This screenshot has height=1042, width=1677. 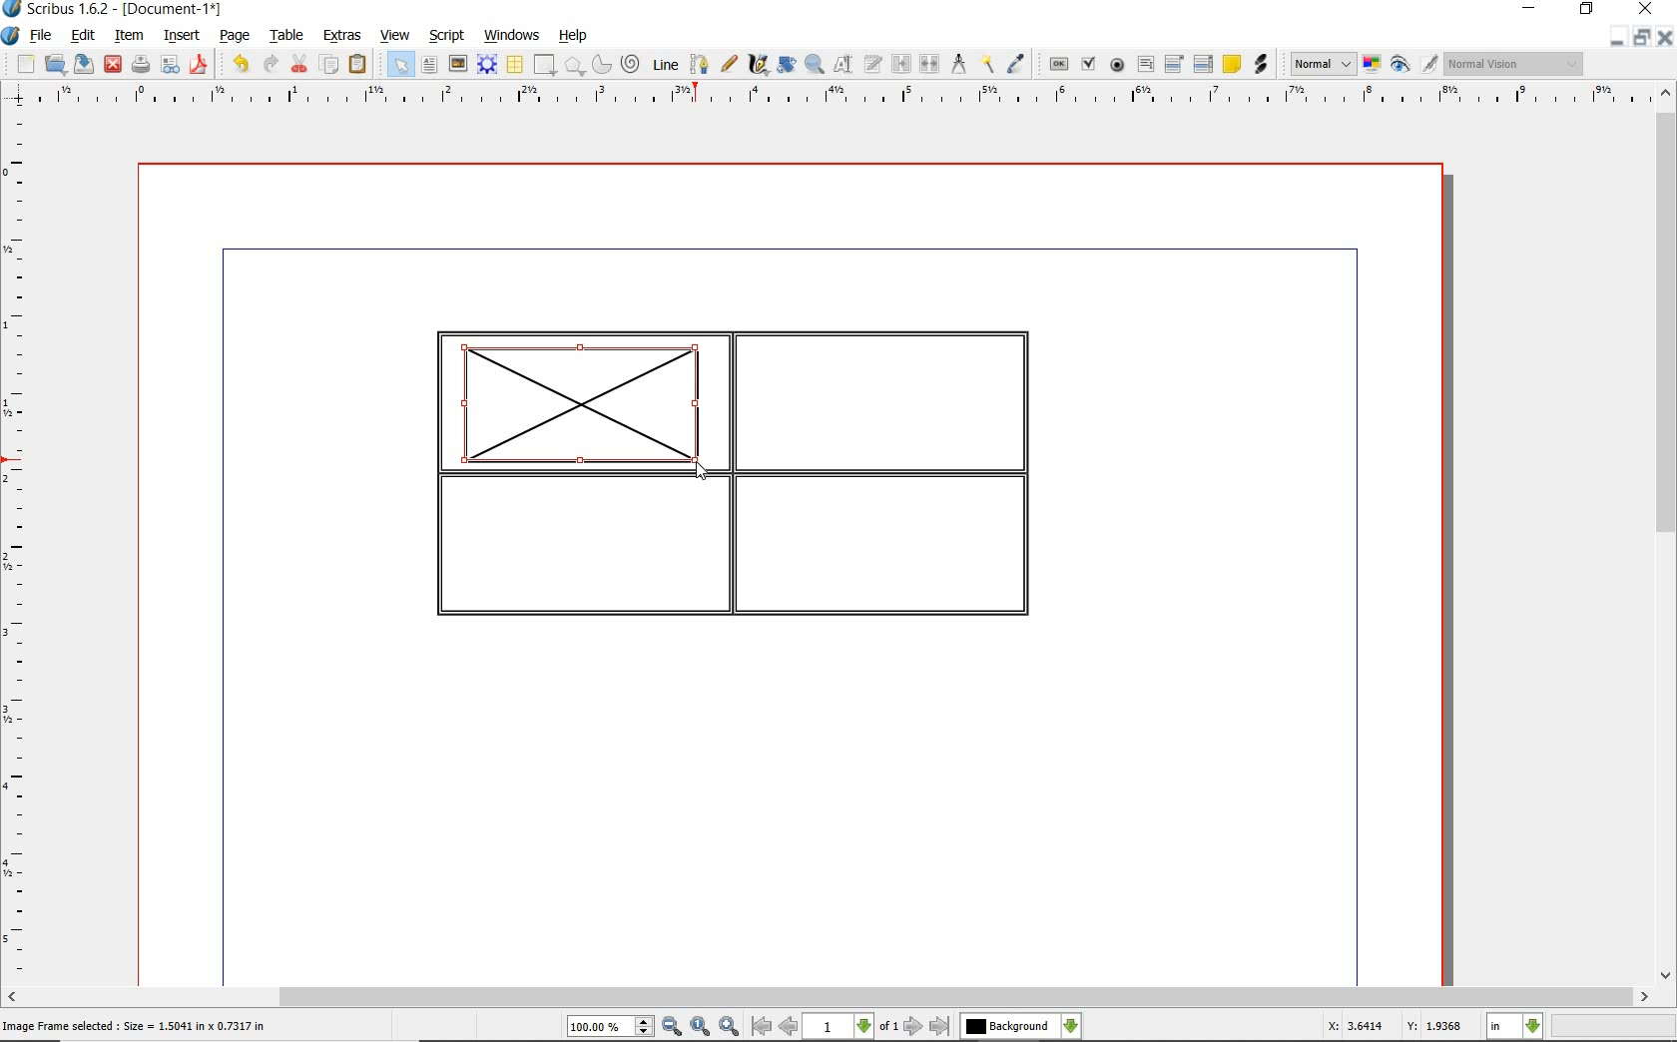 What do you see at coordinates (1400, 66) in the screenshot?
I see `preview mode` at bounding box center [1400, 66].